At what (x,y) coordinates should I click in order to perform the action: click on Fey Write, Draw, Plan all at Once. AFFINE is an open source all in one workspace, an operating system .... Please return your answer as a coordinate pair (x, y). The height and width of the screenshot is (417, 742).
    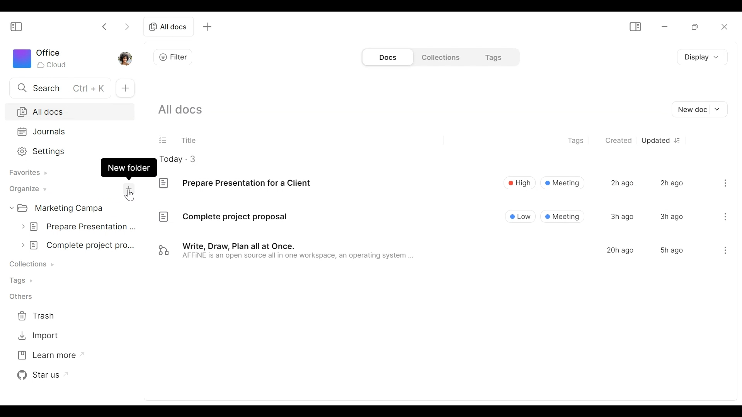
    Looking at the image, I should click on (287, 252).